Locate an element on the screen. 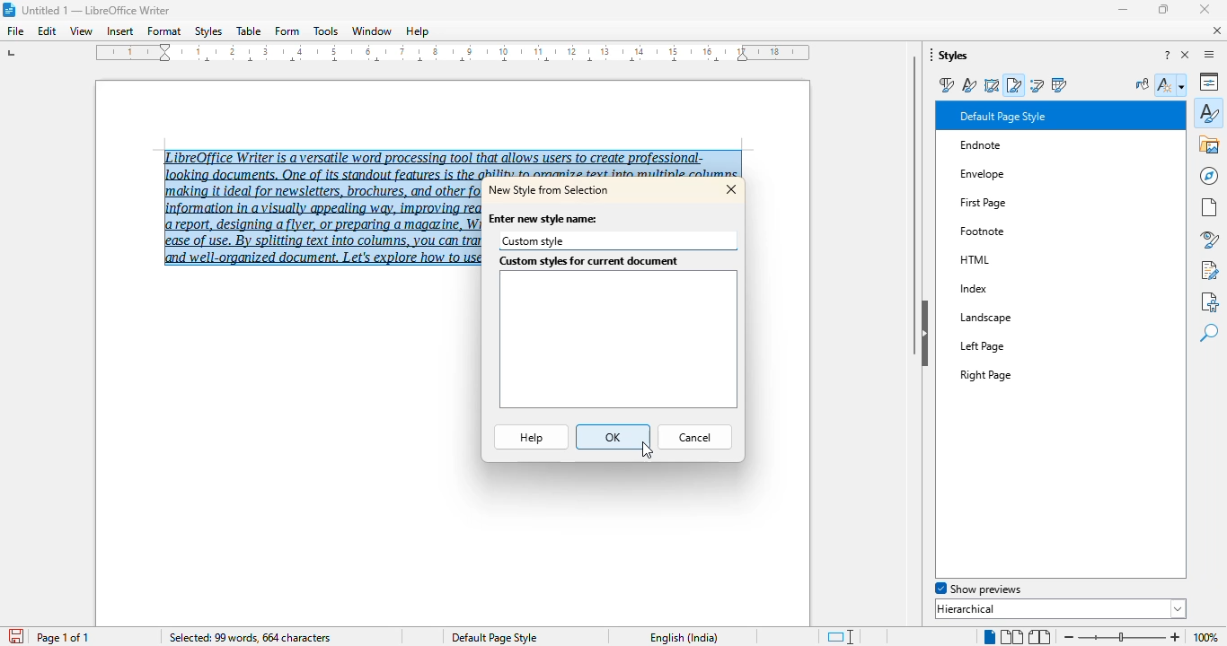 The image size is (1227, 646). help about this sidebar deck is located at coordinates (1168, 56).